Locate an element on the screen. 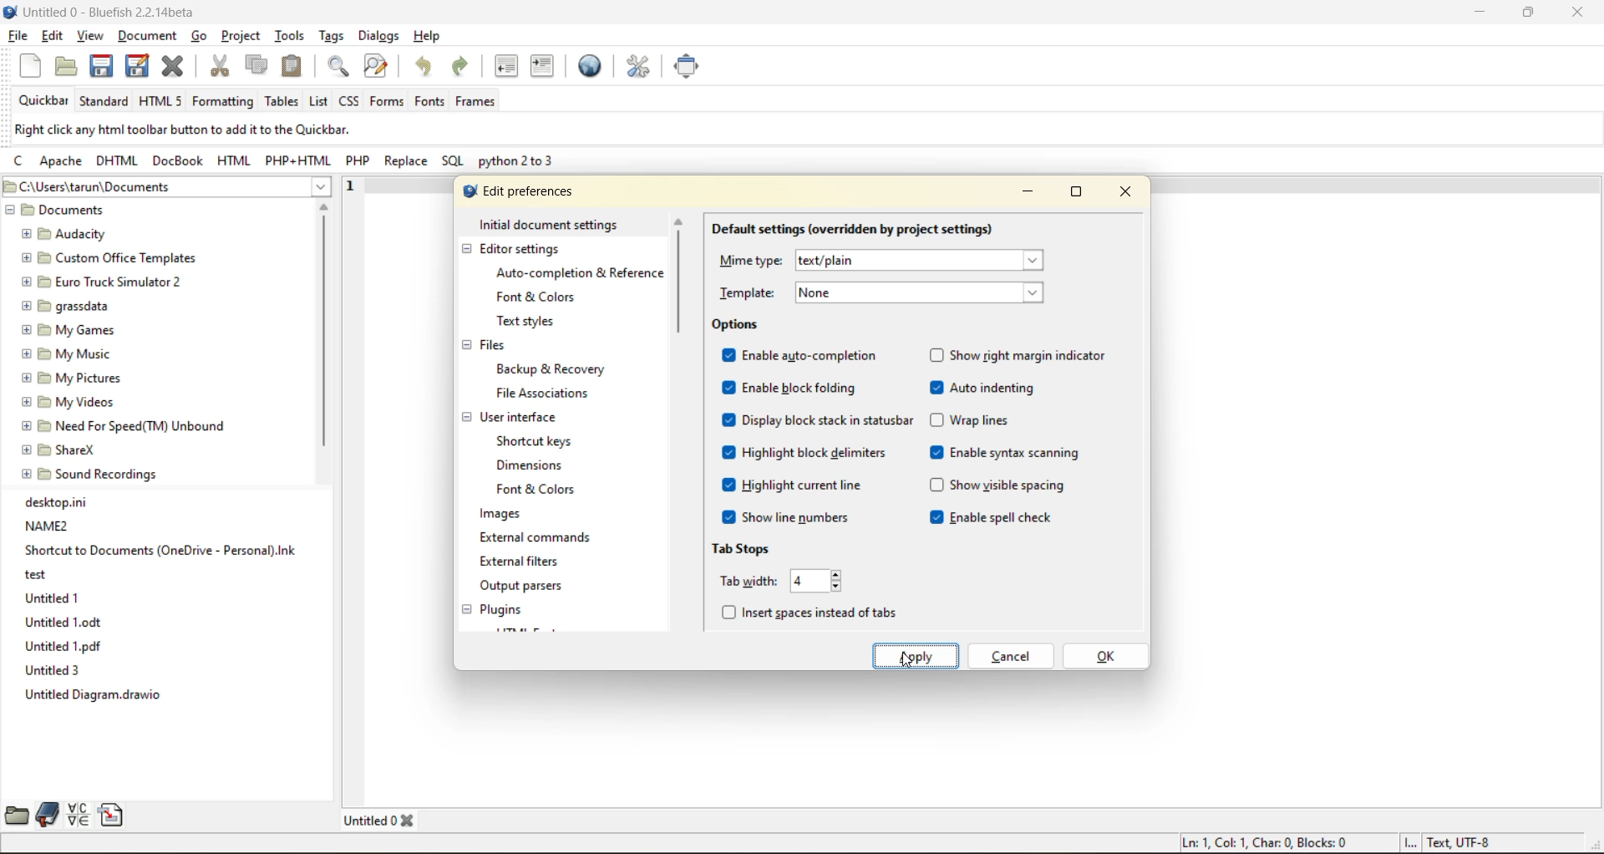 The image size is (1604, 854). cut is located at coordinates (221, 67).